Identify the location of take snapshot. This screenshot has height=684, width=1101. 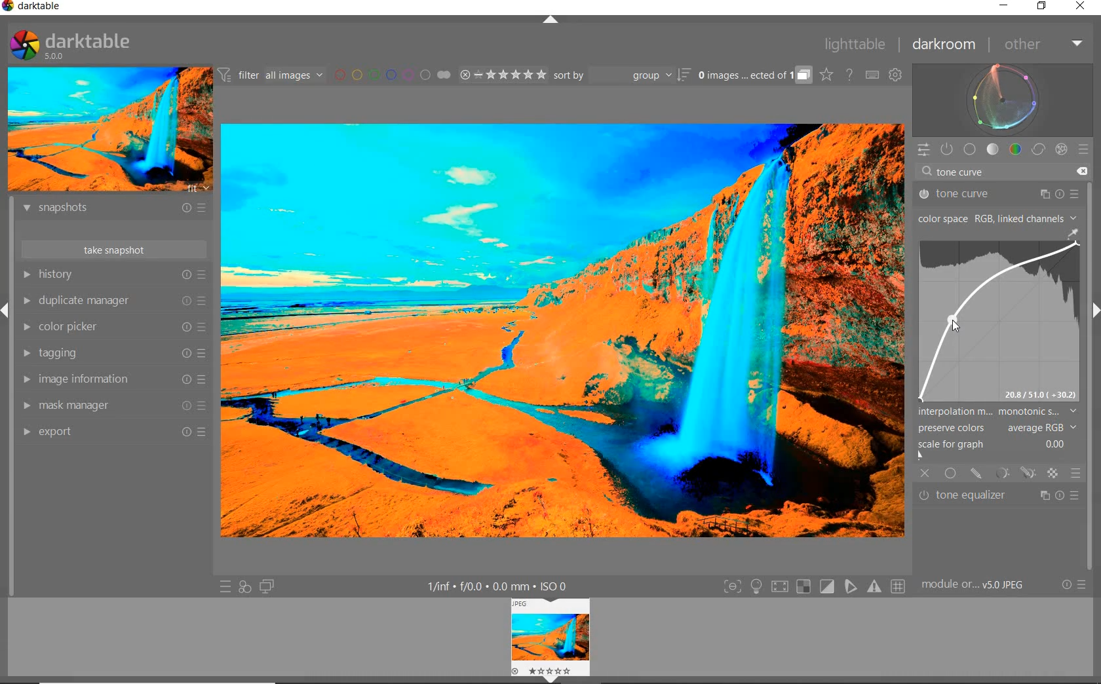
(113, 248).